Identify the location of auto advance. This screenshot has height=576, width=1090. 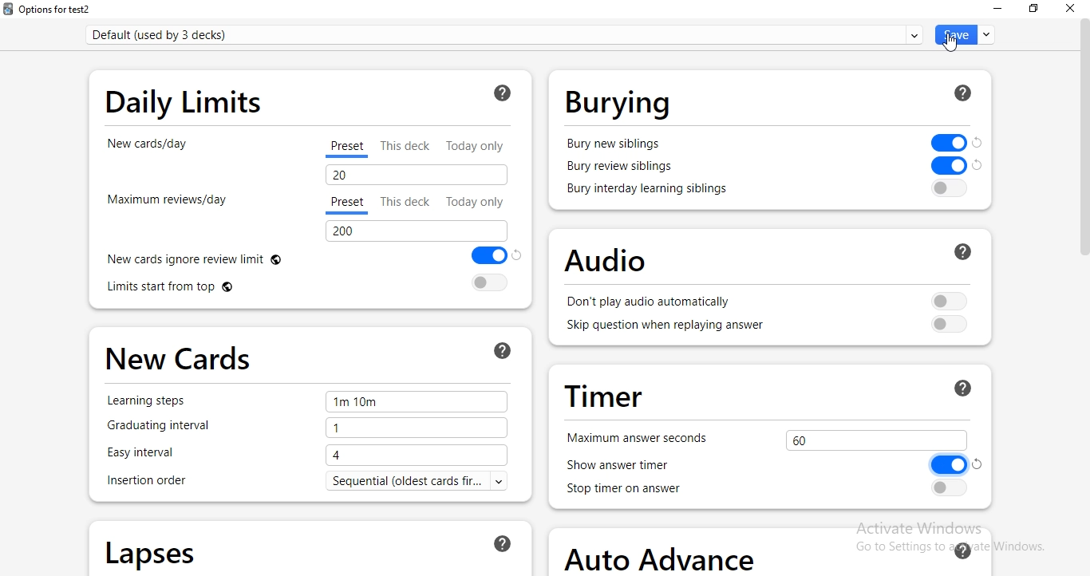
(775, 553).